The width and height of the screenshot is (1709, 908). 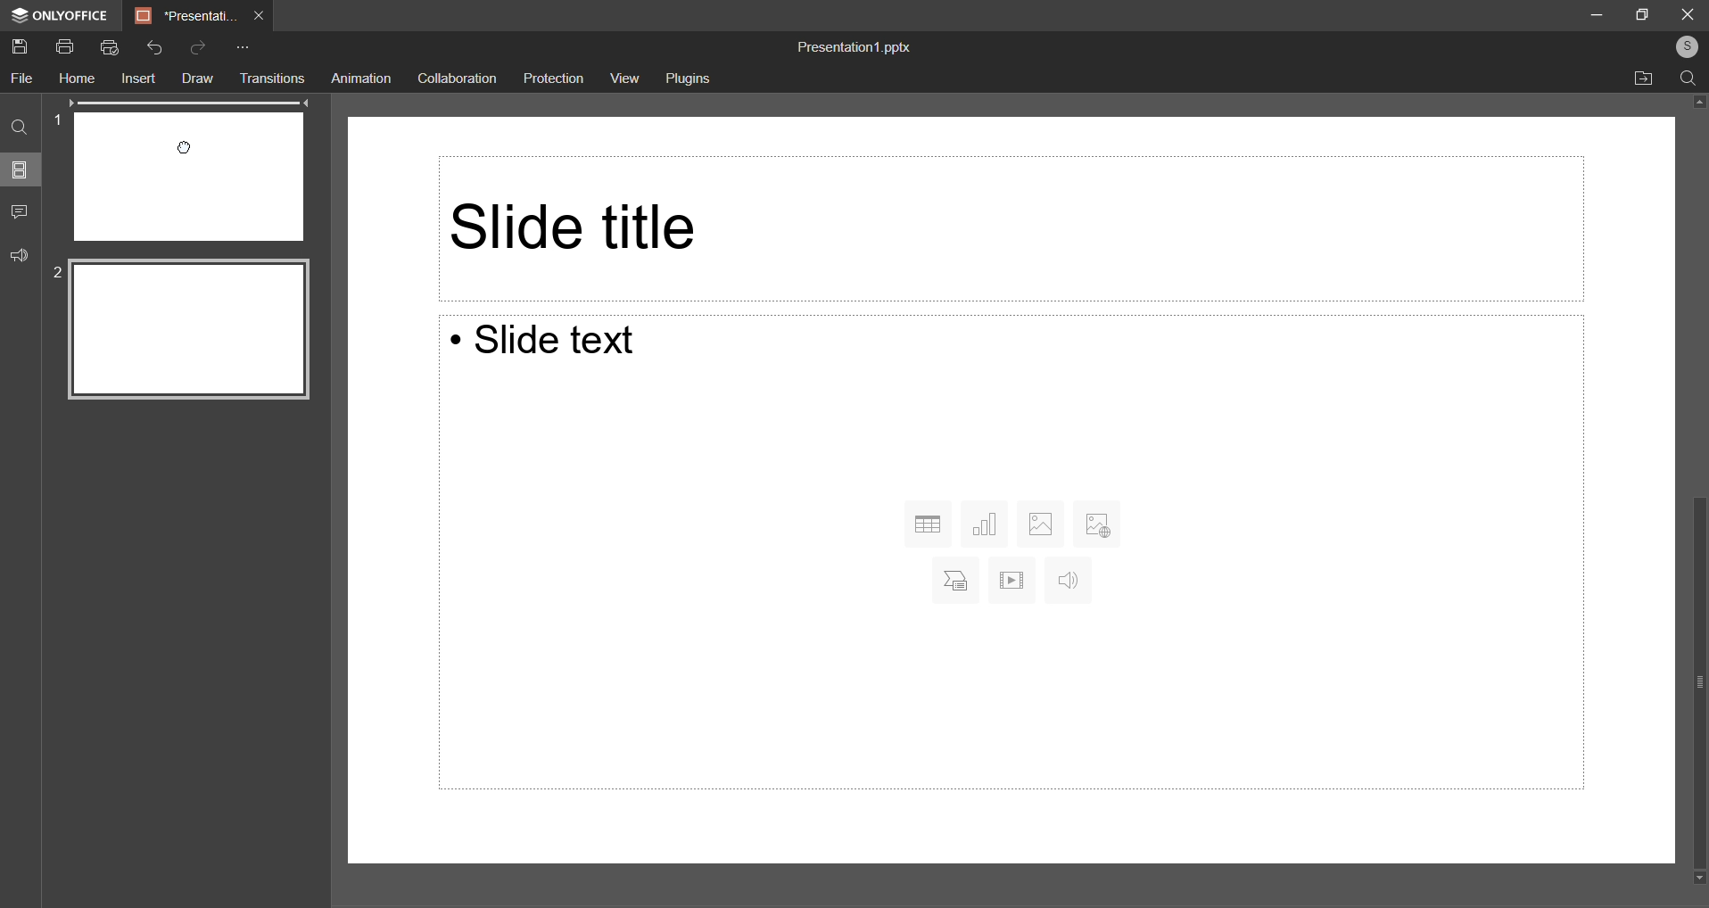 I want to click on Slide text, so click(x=558, y=343).